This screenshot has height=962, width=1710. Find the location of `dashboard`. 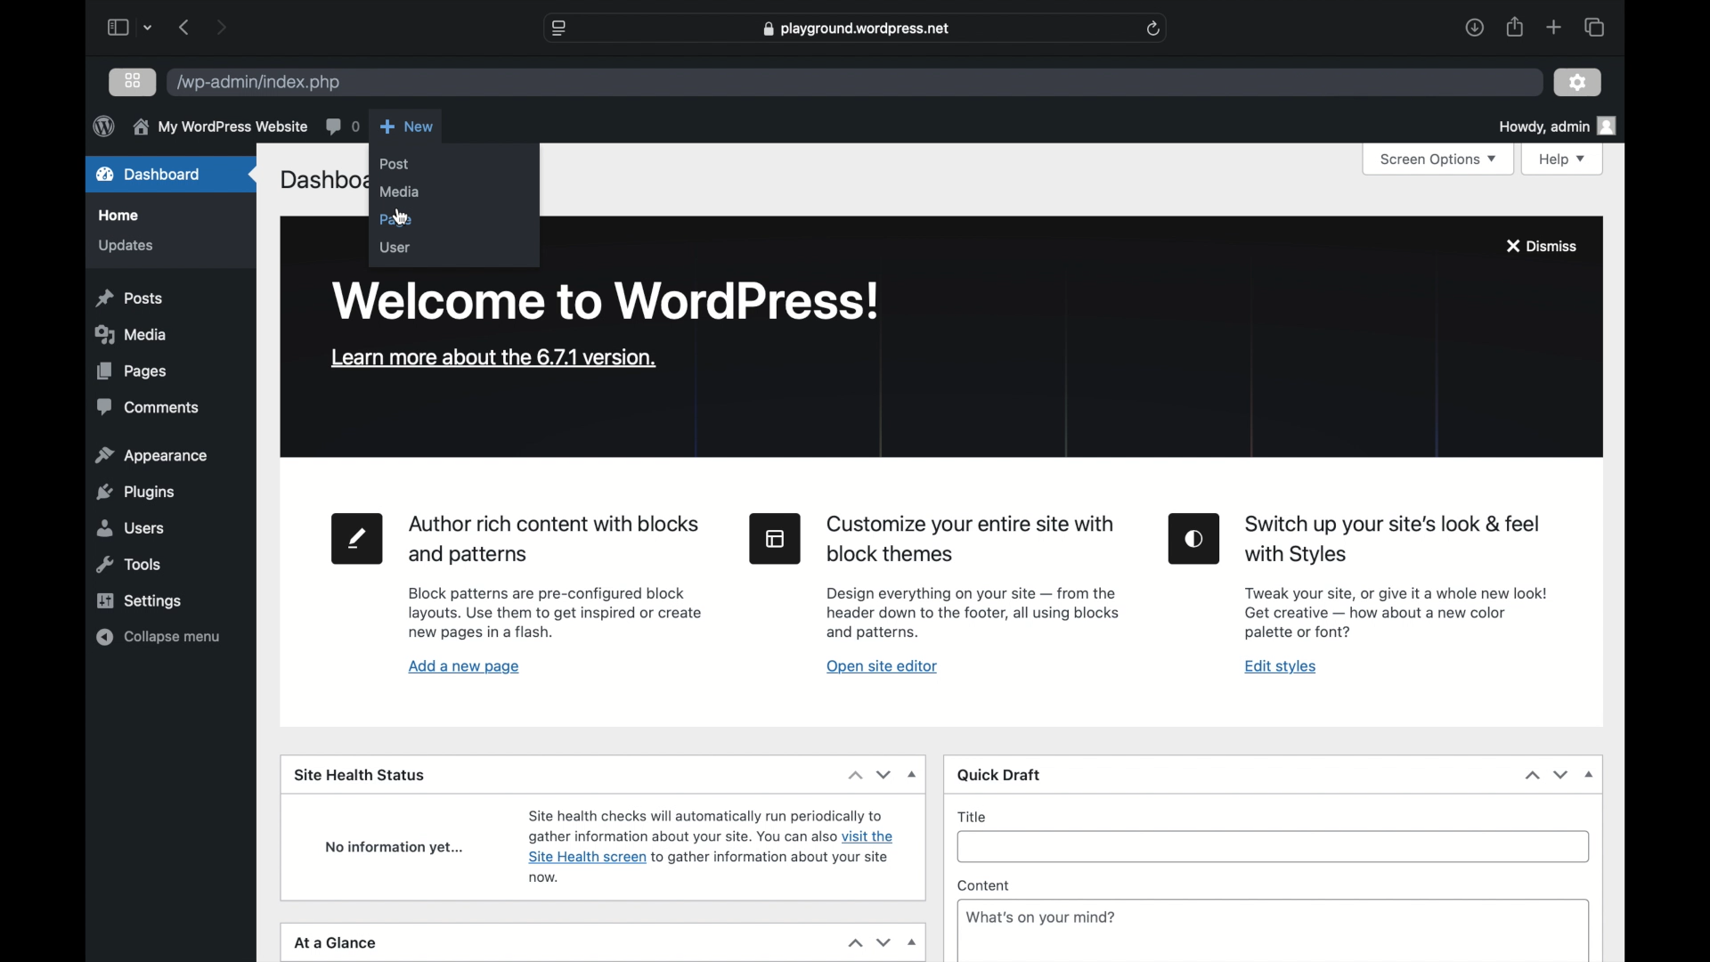

dashboard is located at coordinates (150, 174).